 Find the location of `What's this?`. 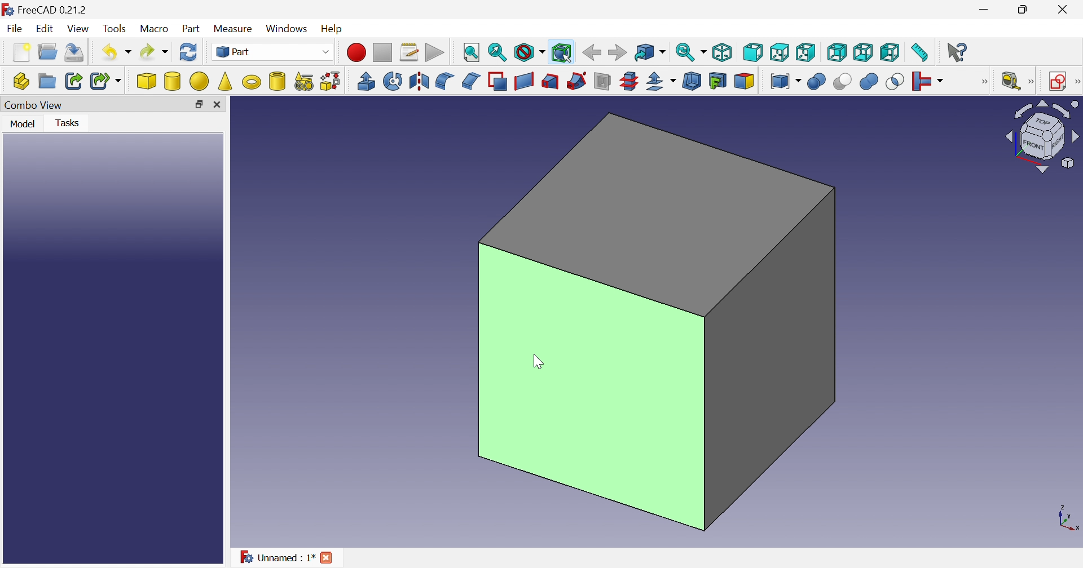

What's this? is located at coordinates (958, 52).